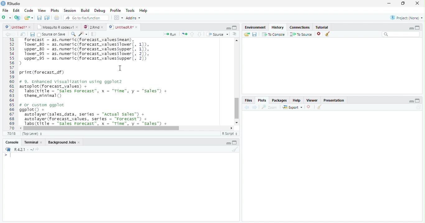  What do you see at coordinates (58, 27) in the screenshot?
I see `Mosquito R Codes.v1` at bounding box center [58, 27].